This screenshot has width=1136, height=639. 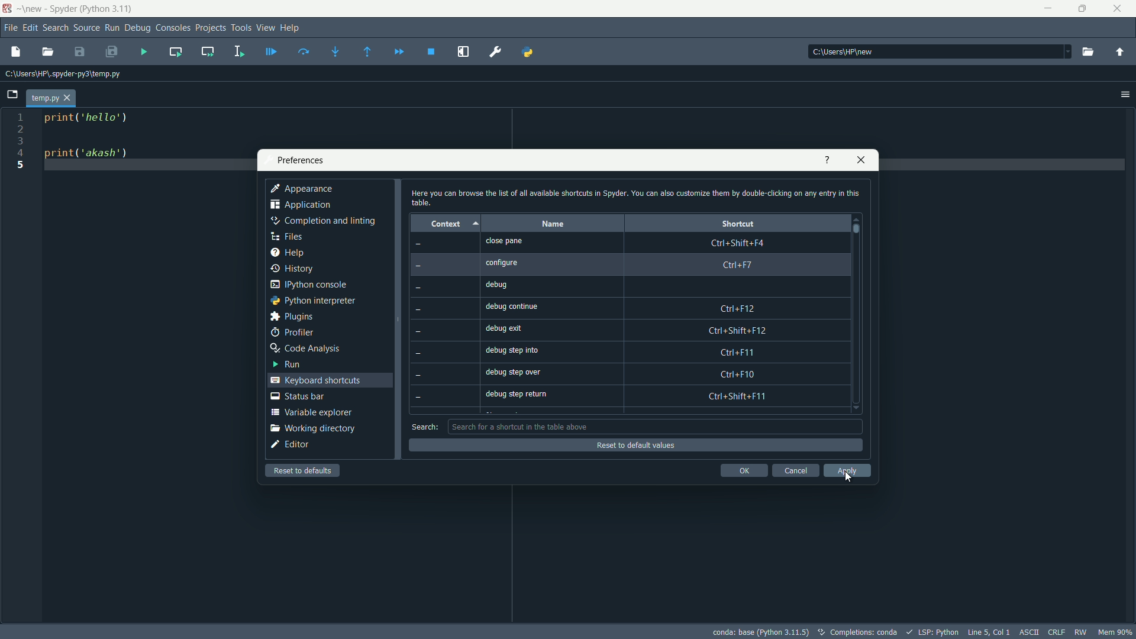 I want to click on maximize, so click(x=1085, y=9).